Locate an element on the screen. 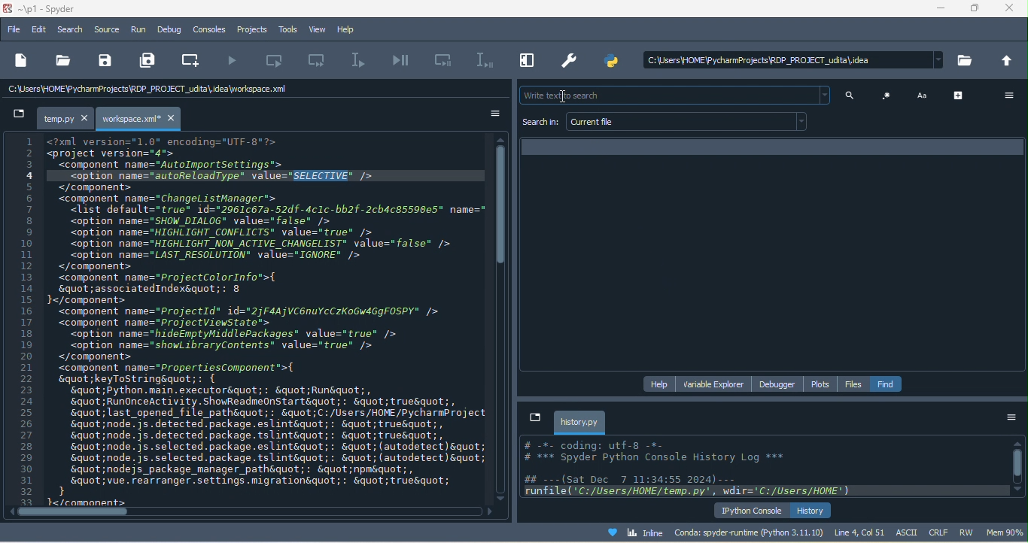  rw is located at coordinates (966, 532).